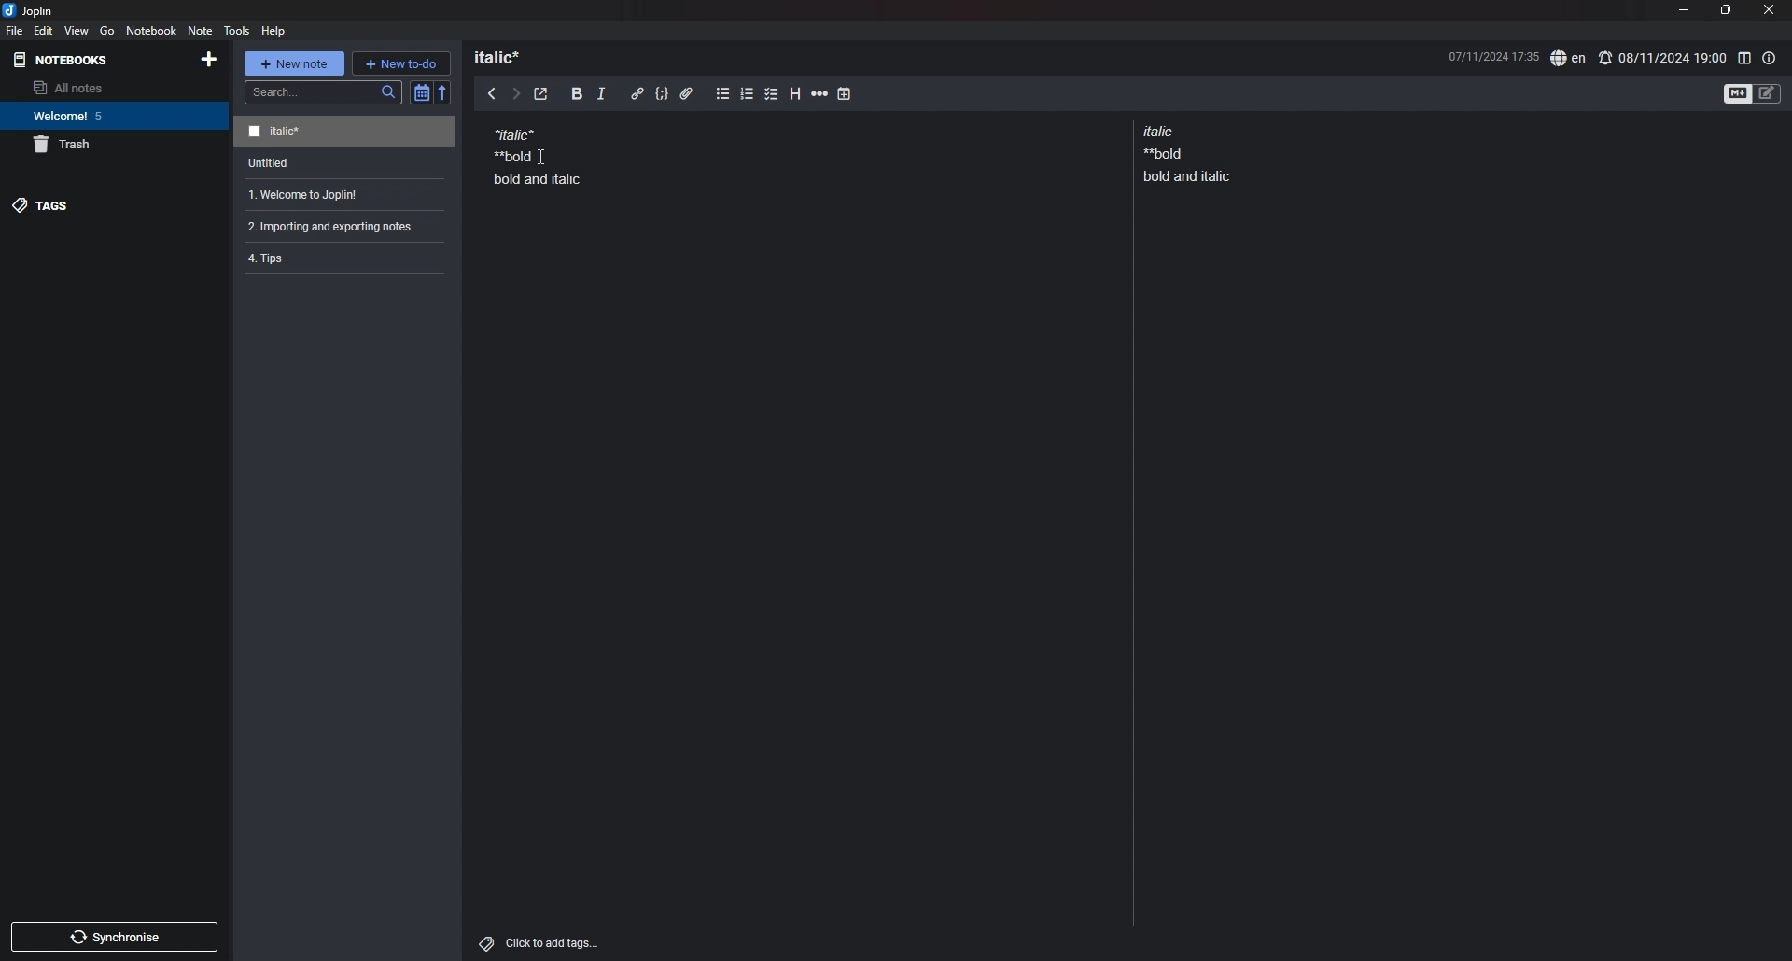 The width and height of the screenshot is (1792, 961). What do you see at coordinates (722, 94) in the screenshot?
I see `bullet list` at bounding box center [722, 94].